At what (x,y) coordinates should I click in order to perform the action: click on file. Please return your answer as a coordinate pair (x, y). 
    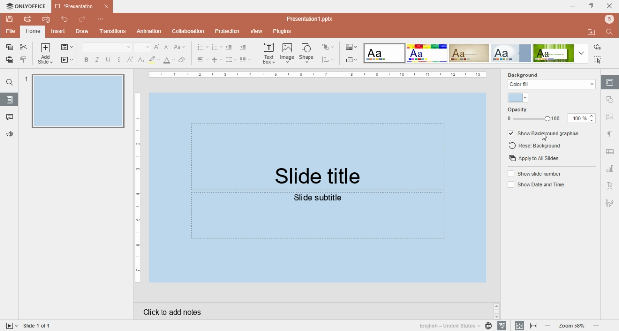
    Looking at the image, I should click on (10, 31).